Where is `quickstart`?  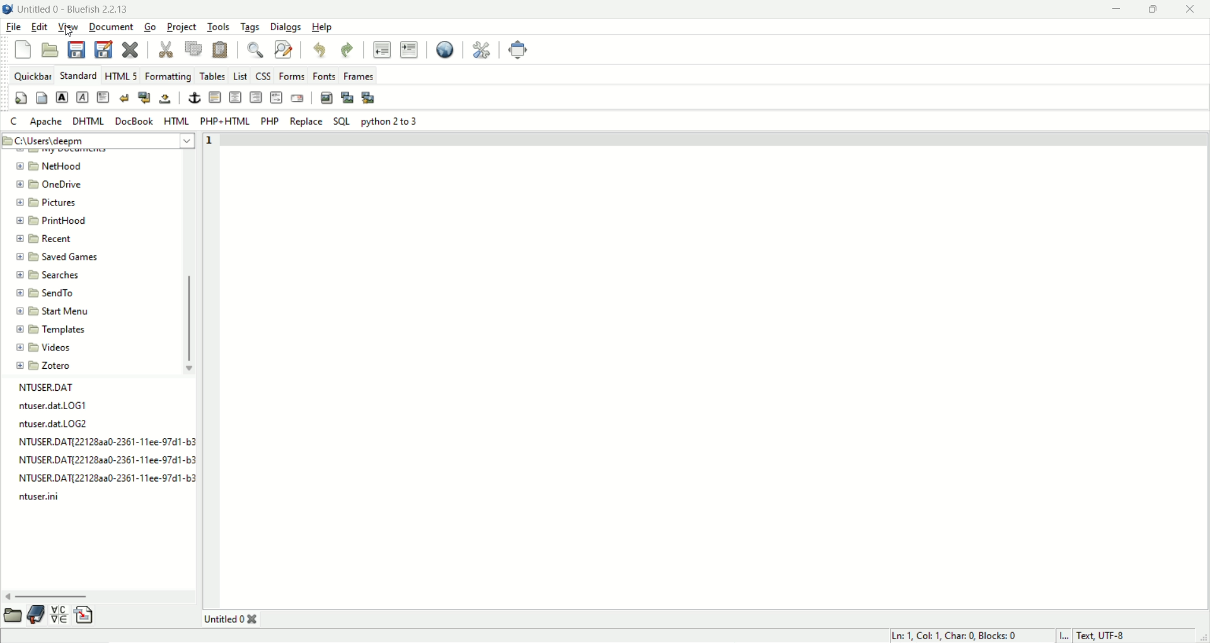
quickstart is located at coordinates (18, 99).